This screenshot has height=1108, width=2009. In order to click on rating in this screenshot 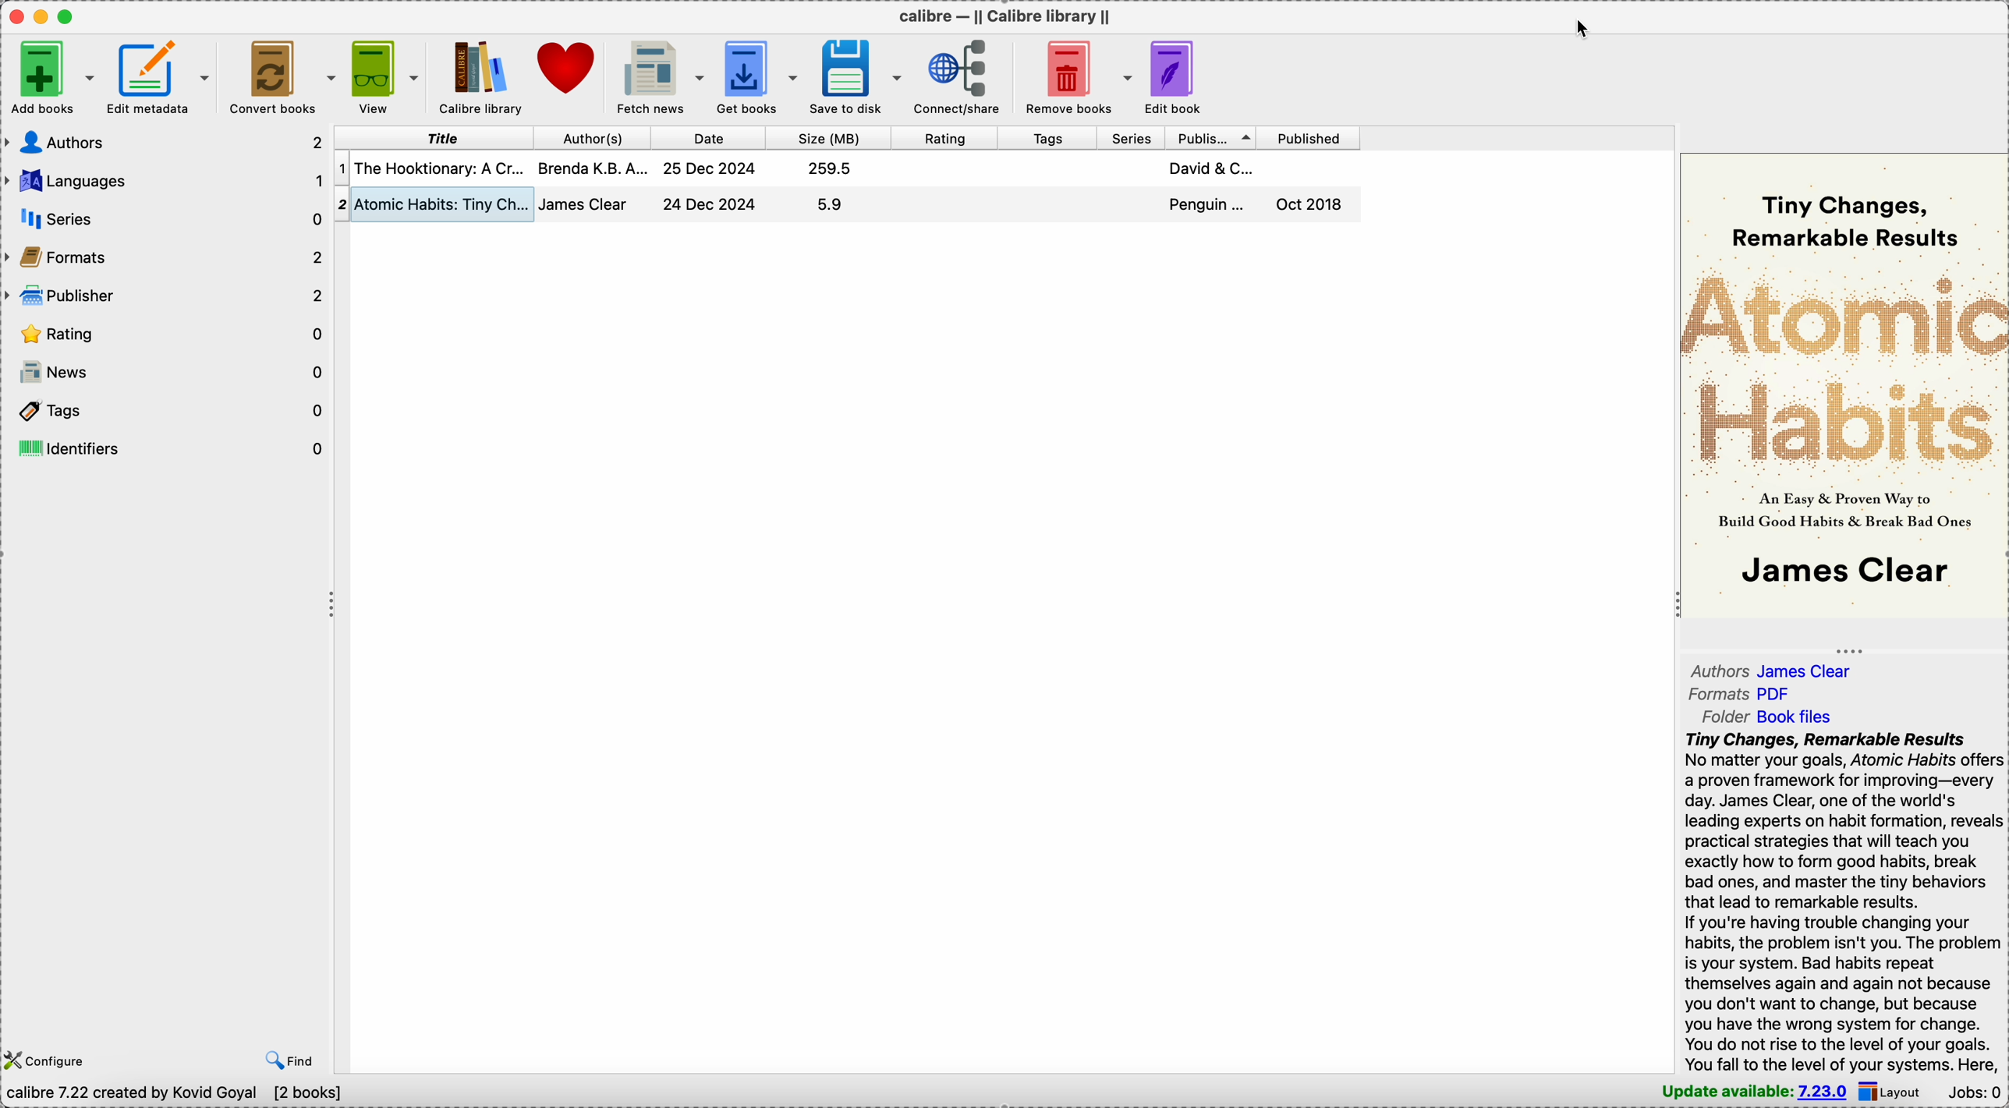, I will do `click(167, 333)`.